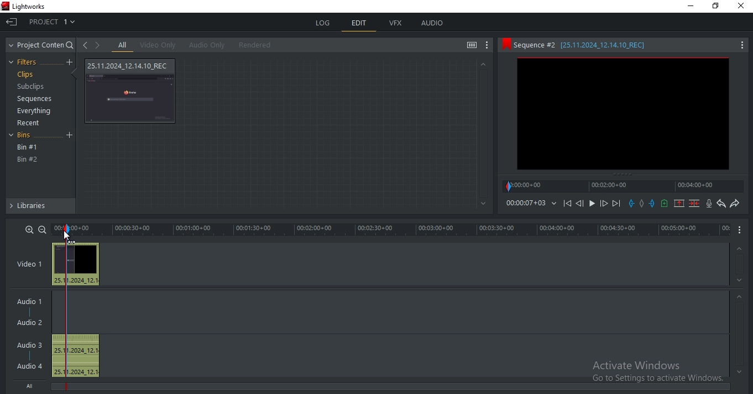 The width and height of the screenshot is (753, 394). What do you see at coordinates (625, 186) in the screenshot?
I see `timeline` at bounding box center [625, 186].